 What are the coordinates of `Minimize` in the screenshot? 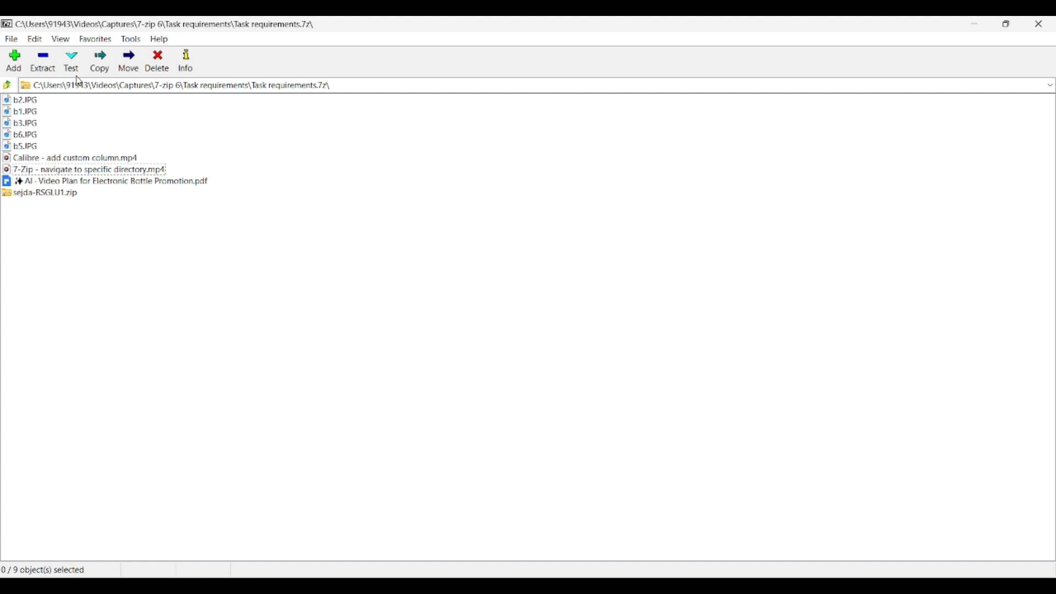 It's located at (974, 24).